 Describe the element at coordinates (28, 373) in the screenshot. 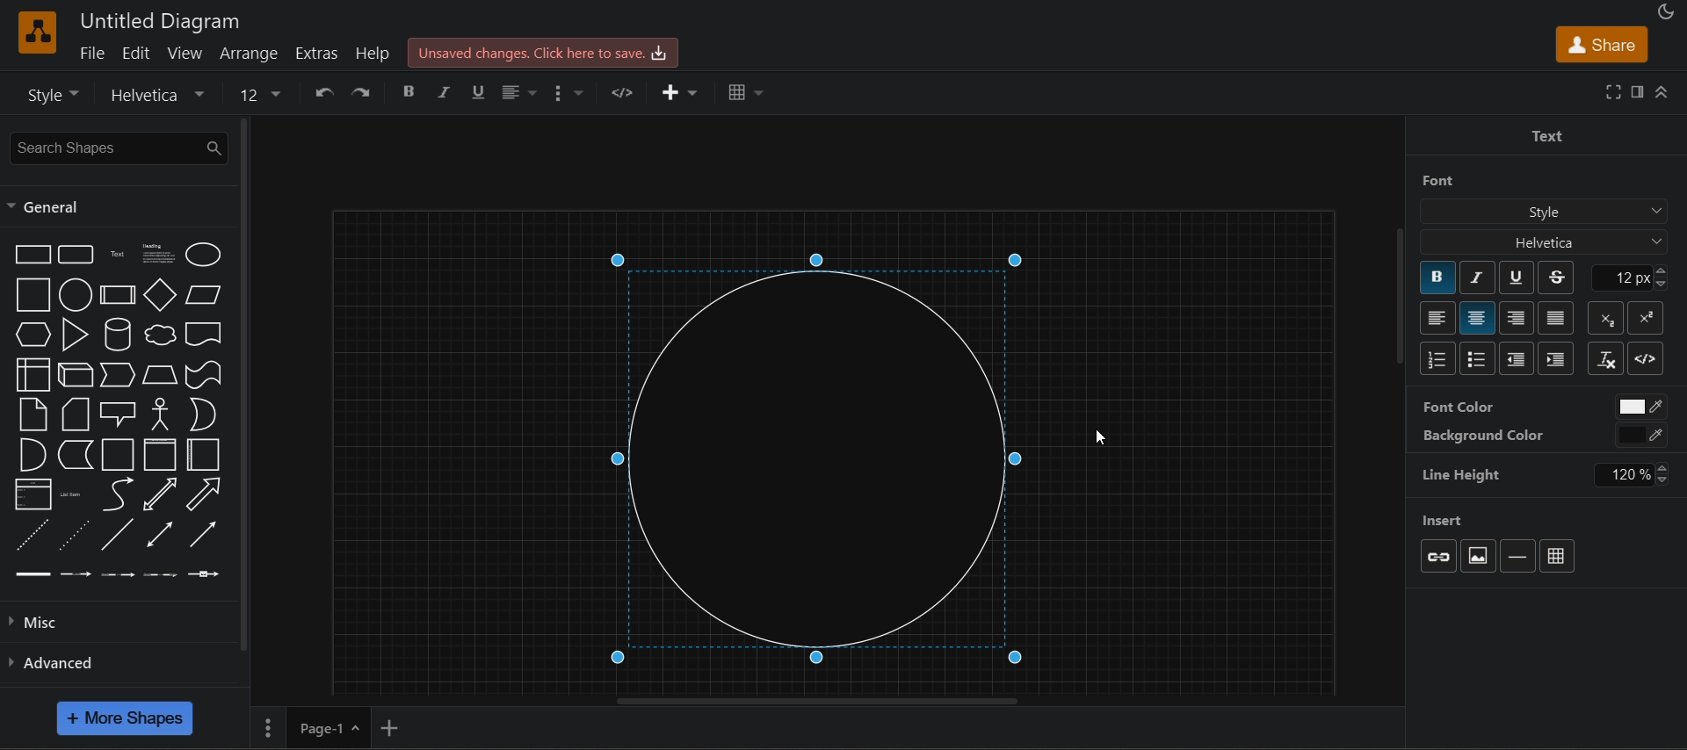

I see `internal storage` at that location.